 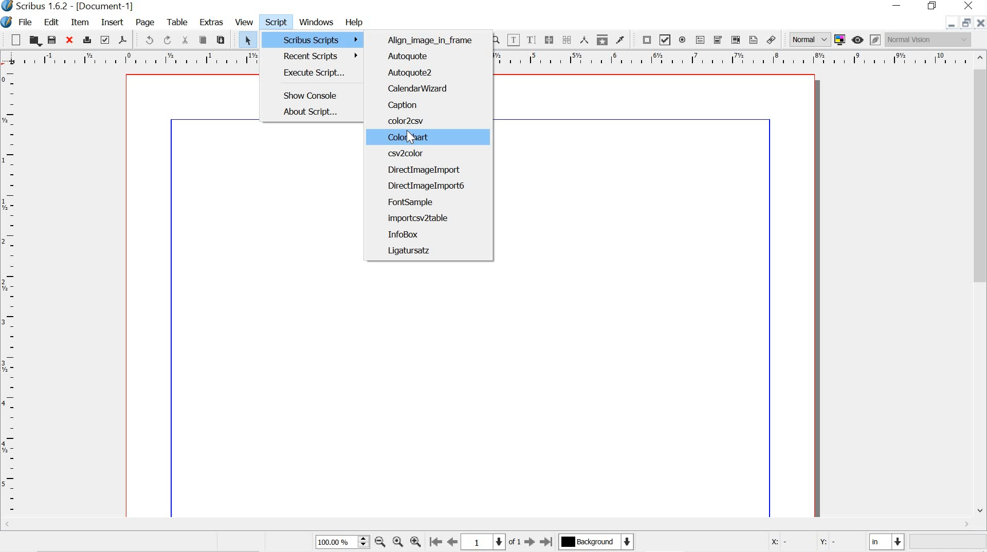 What do you see at coordinates (146, 40) in the screenshot?
I see `undo` at bounding box center [146, 40].